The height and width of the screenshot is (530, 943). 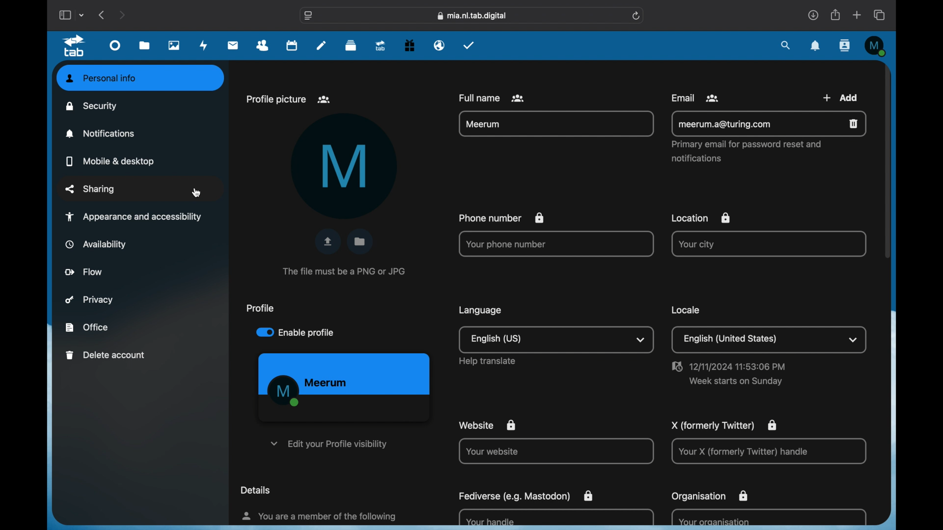 I want to click on location, so click(x=705, y=219).